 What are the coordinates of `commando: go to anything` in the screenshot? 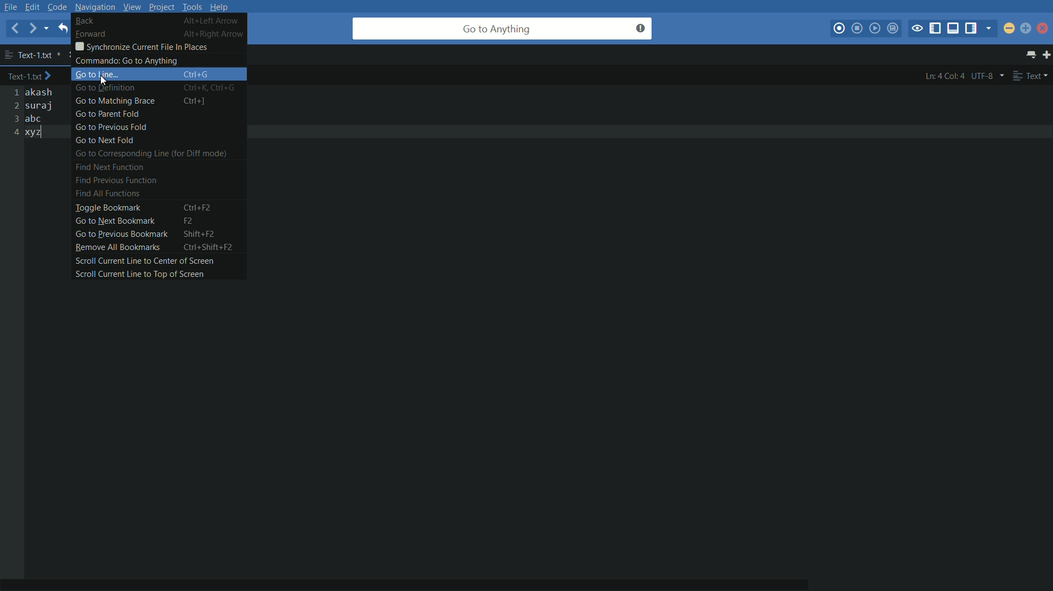 It's located at (129, 61).